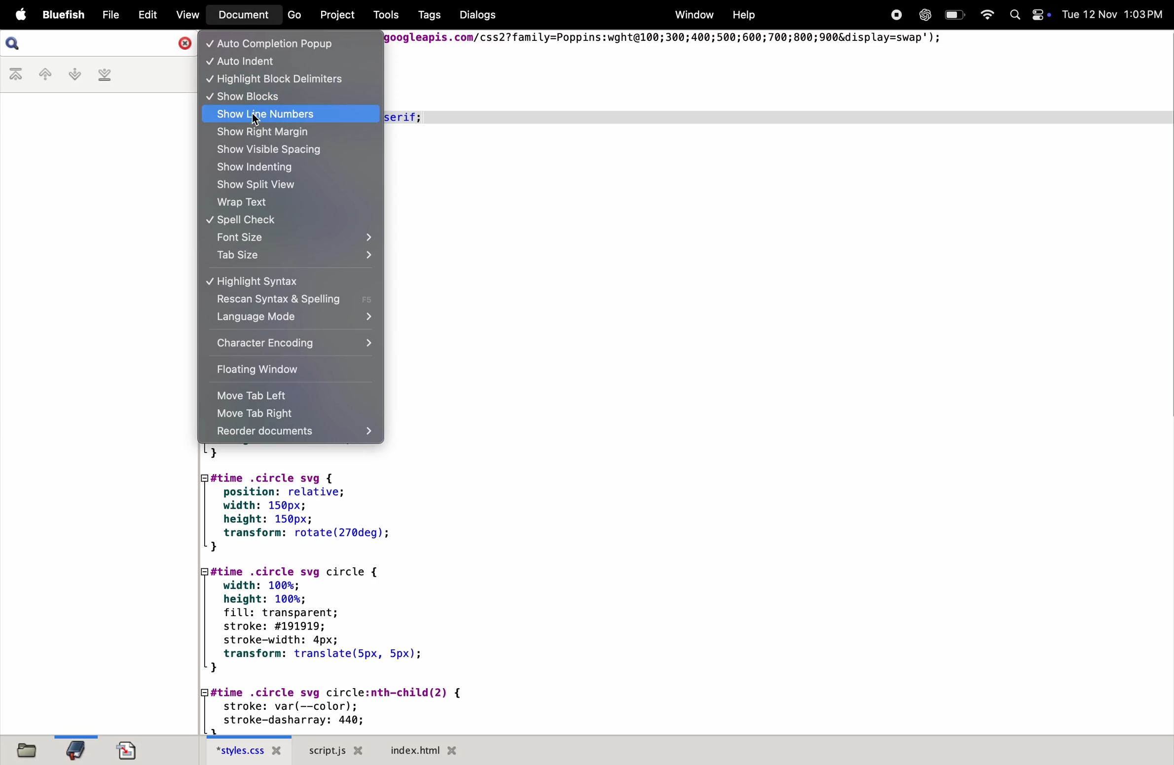 The height and width of the screenshot is (765, 1174). I want to click on last bookmark, so click(107, 75).